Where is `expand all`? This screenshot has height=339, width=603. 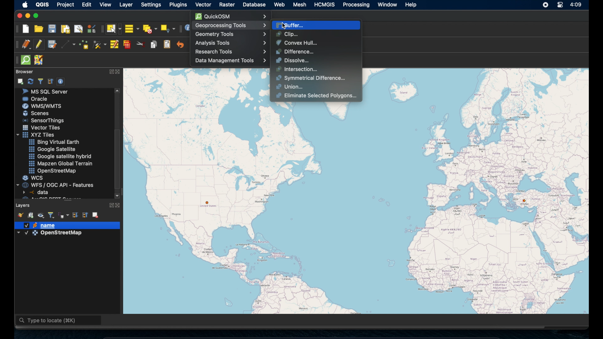
expand all is located at coordinates (75, 214).